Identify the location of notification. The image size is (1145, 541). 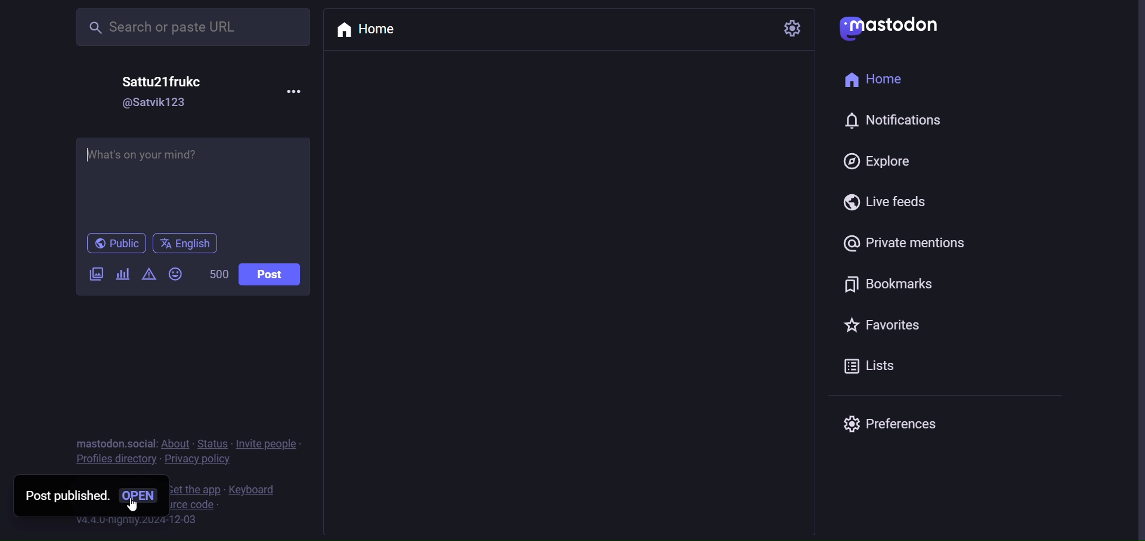
(897, 120).